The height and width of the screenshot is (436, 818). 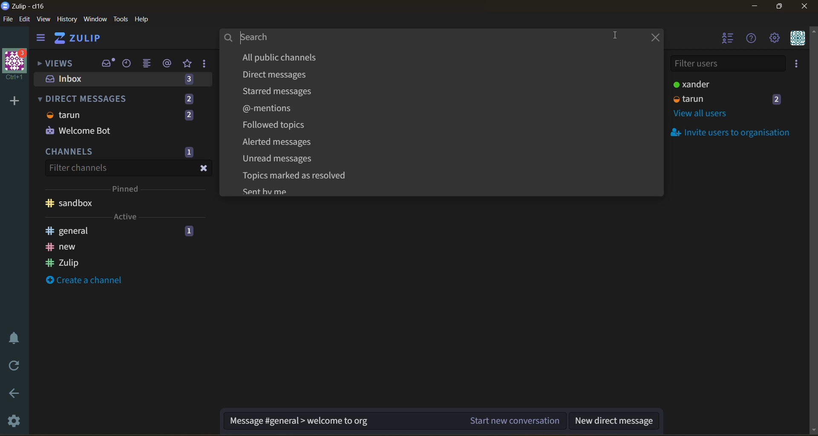 I want to click on Topics marked as resolved, so click(x=293, y=175).